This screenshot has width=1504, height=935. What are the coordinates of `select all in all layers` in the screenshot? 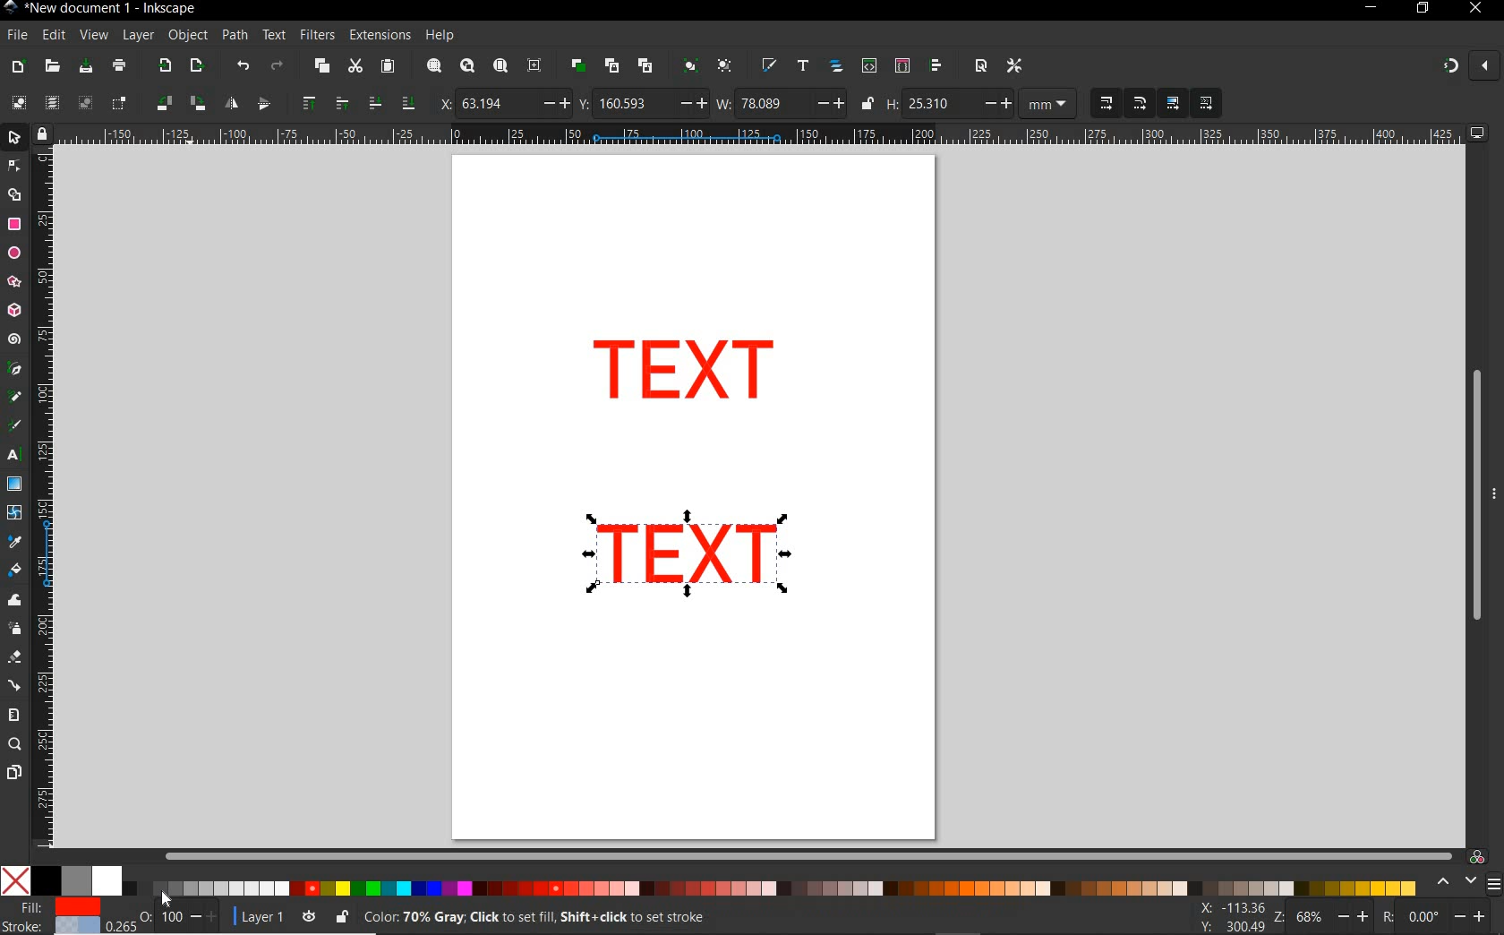 It's located at (52, 104).